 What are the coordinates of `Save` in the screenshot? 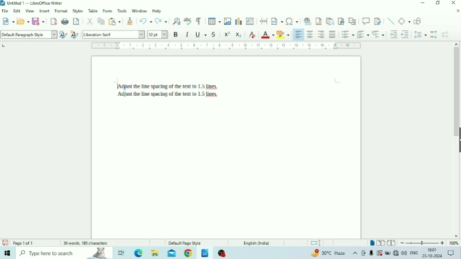 It's located at (39, 22).